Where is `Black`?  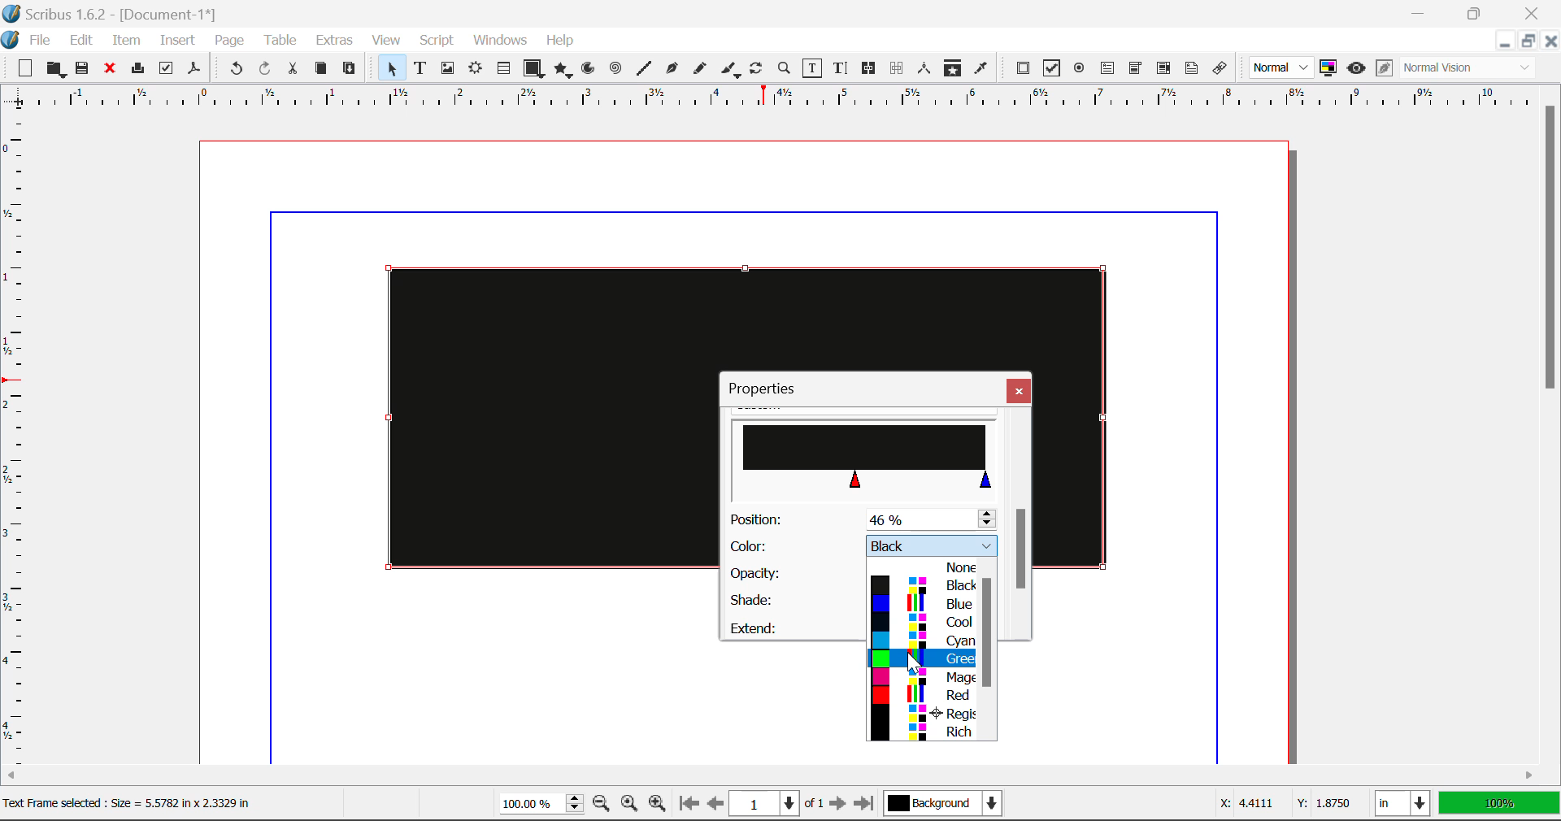 Black is located at coordinates (921, 586).